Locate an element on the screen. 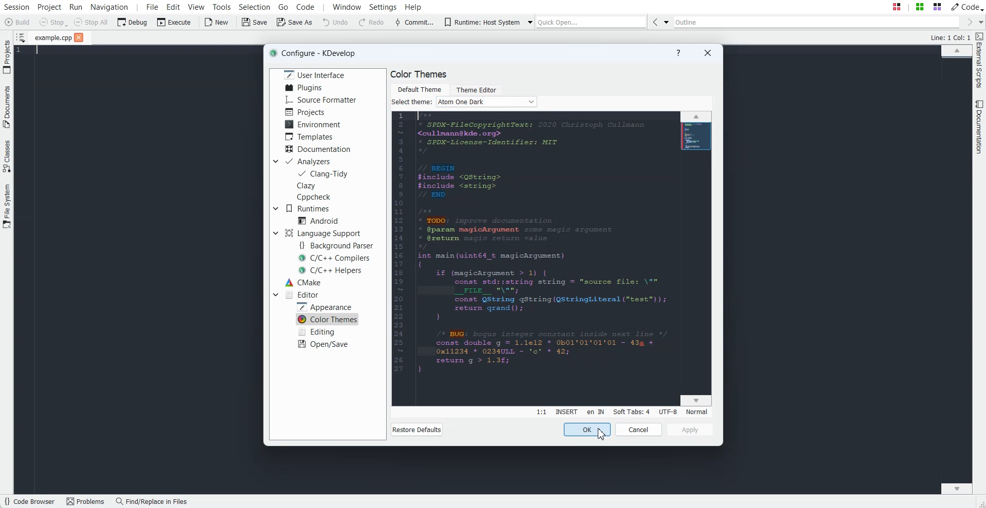  Undo is located at coordinates (335, 23).